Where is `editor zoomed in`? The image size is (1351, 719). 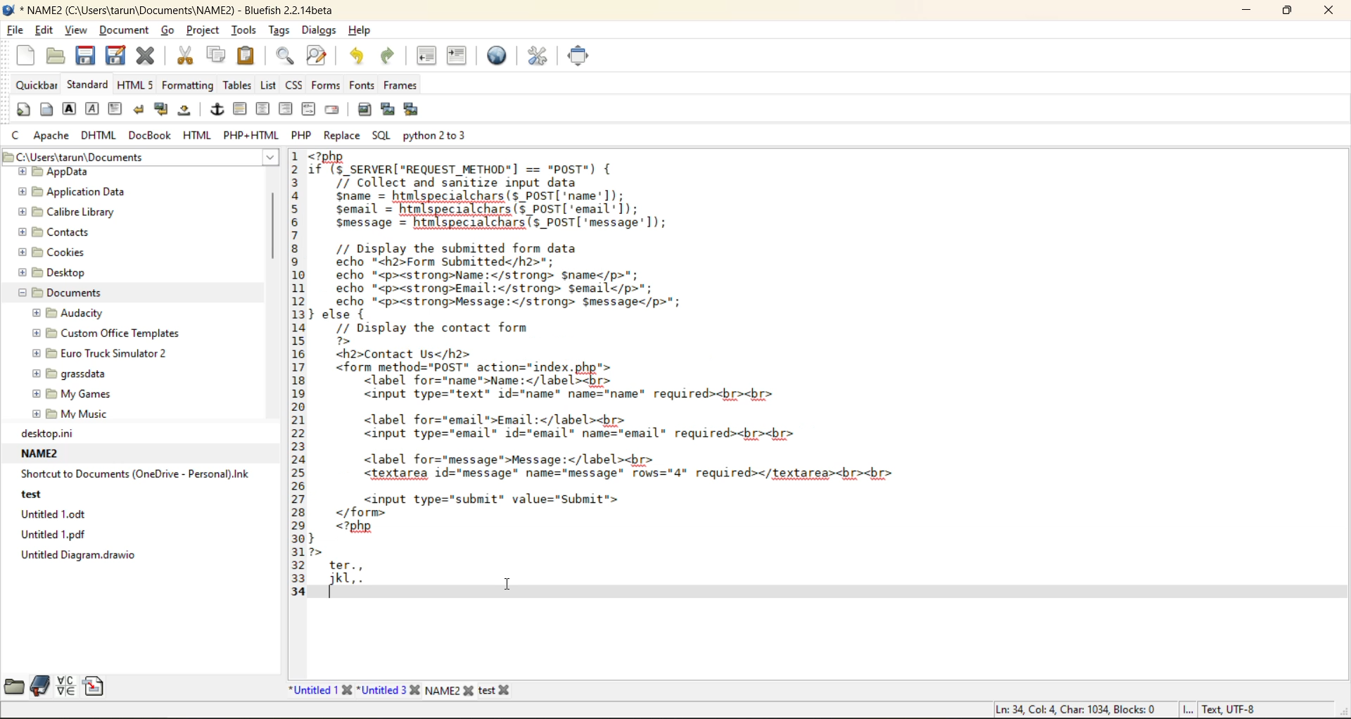 editor zoomed in is located at coordinates (638, 376).